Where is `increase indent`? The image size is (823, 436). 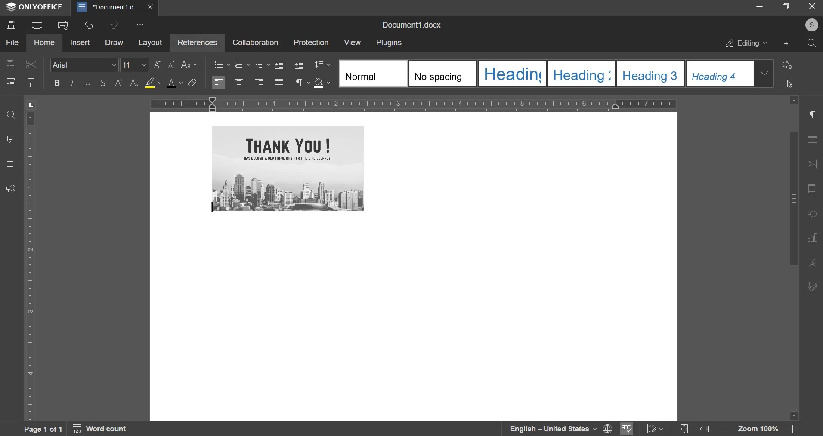
increase indent is located at coordinates (298, 64).